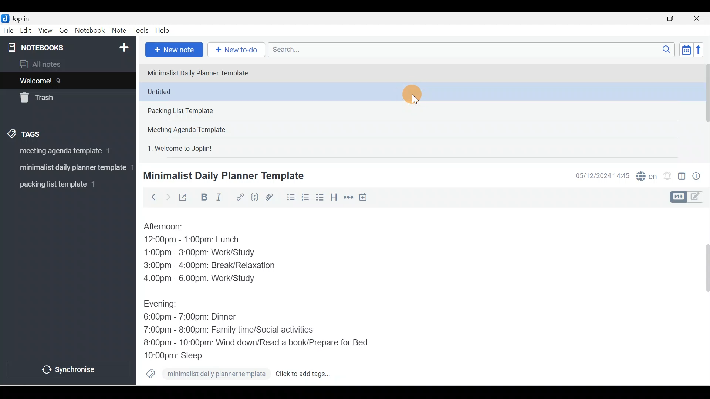 This screenshot has width=710, height=399. I want to click on Trash, so click(54, 96).